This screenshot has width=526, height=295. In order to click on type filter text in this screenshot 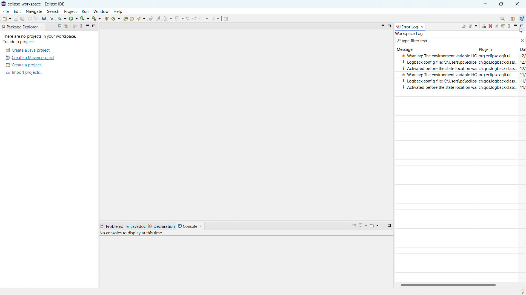, I will do `click(456, 41)`.